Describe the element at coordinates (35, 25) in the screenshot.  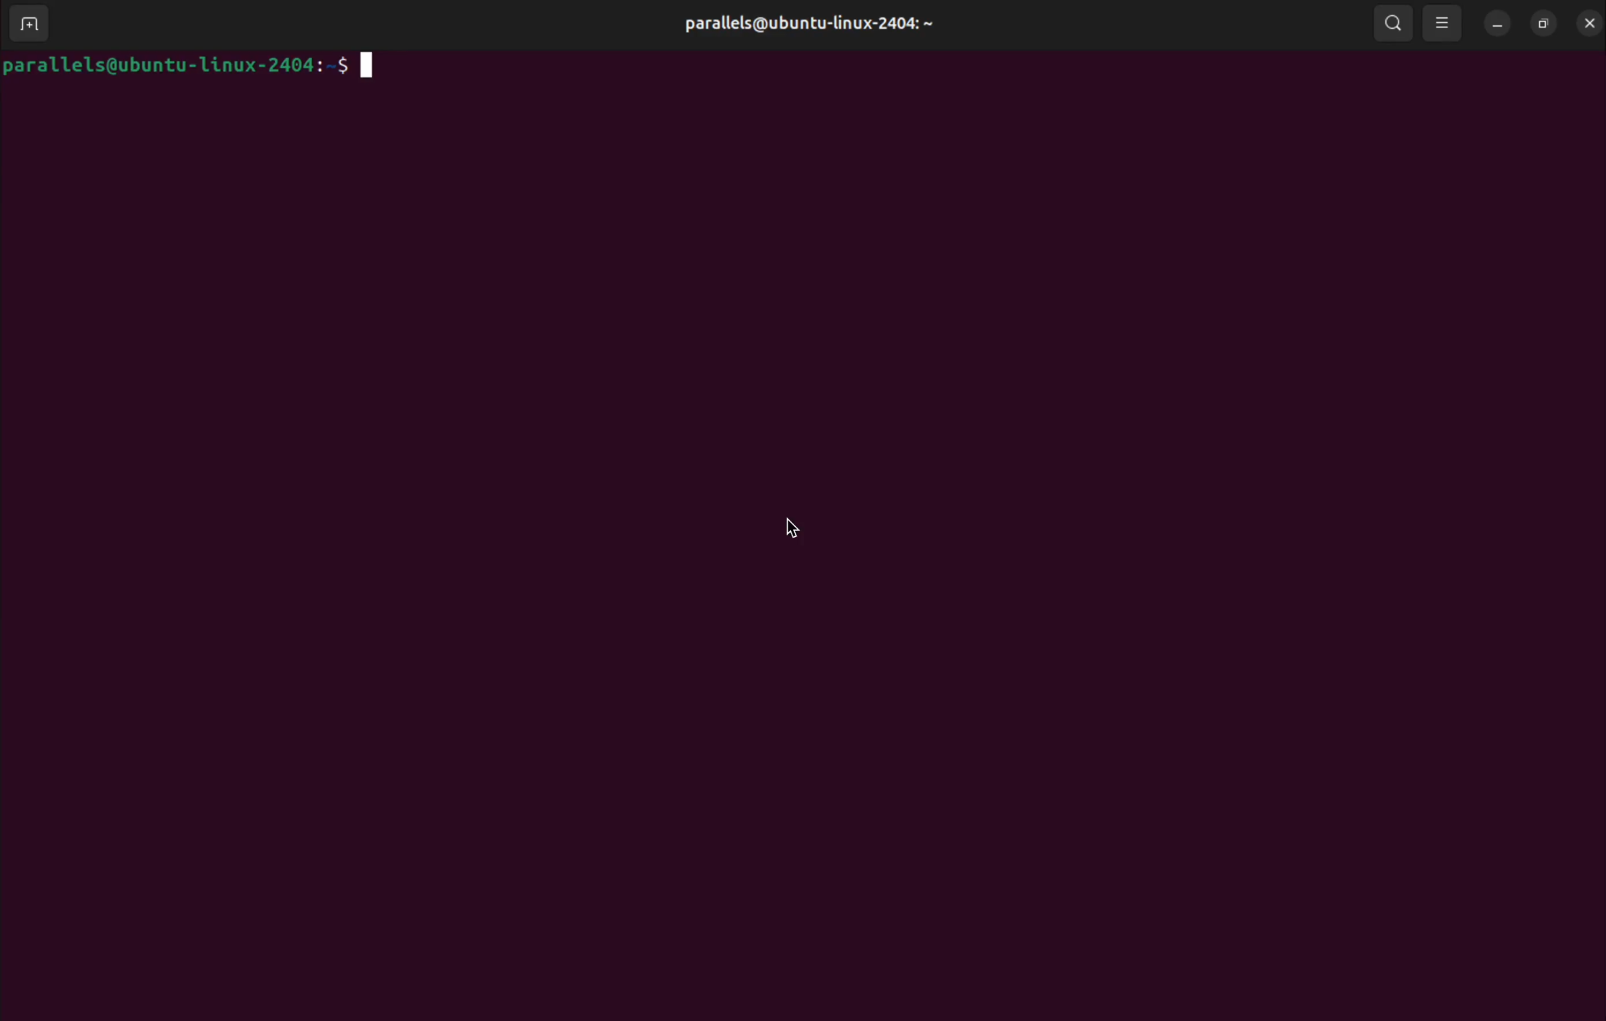
I see `add terminal window` at that location.